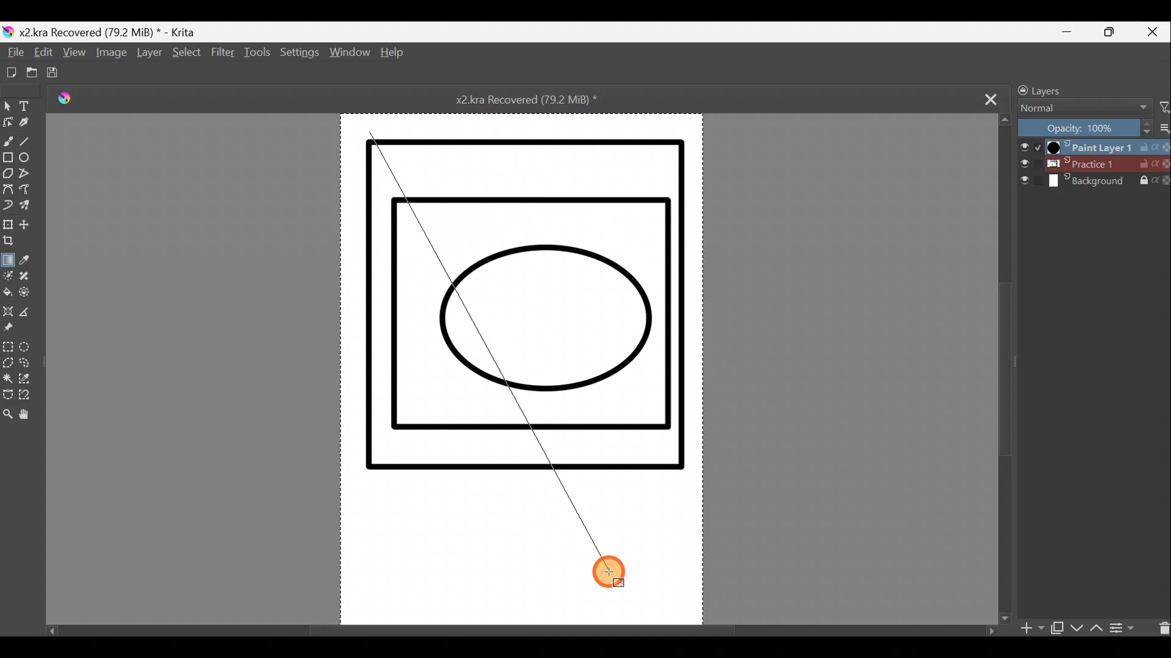 The width and height of the screenshot is (1171, 658). Describe the element at coordinates (30, 365) in the screenshot. I see `Freehand selection tool` at that location.